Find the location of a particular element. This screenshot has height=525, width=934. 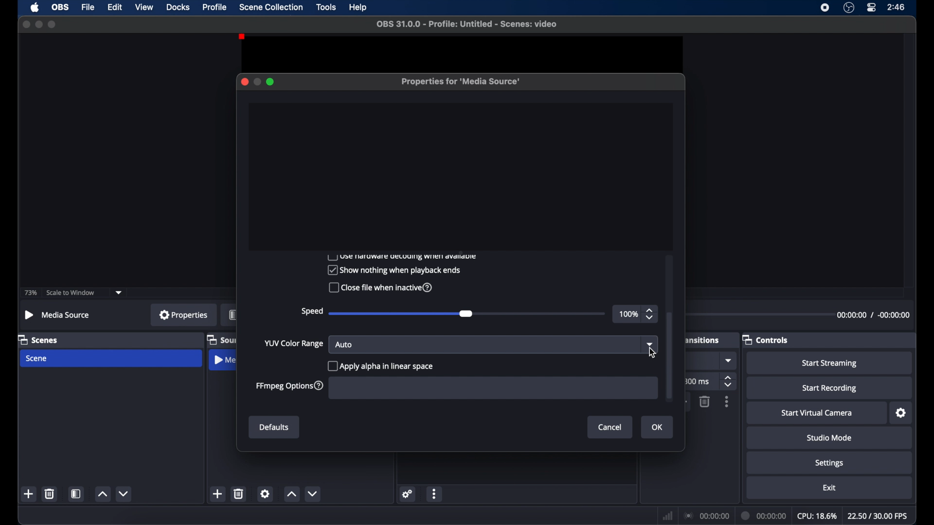

defaults is located at coordinates (274, 428).